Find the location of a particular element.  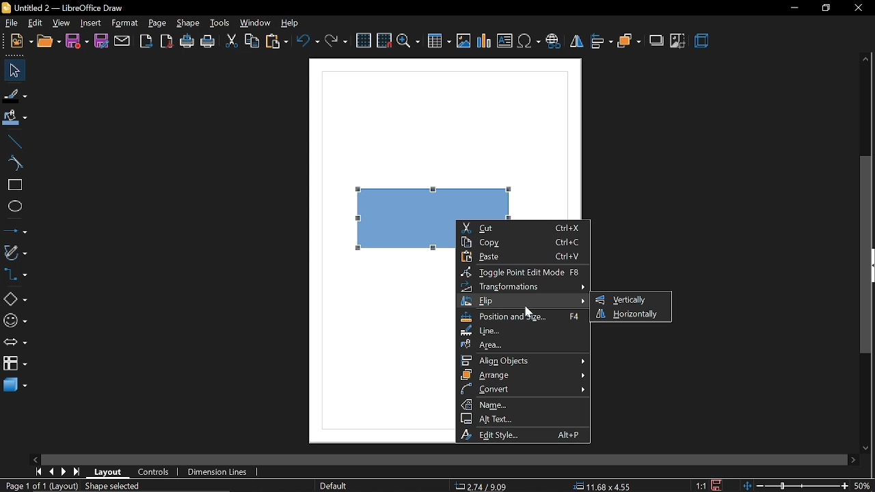

snap to grid is located at coordinates (383, 40).